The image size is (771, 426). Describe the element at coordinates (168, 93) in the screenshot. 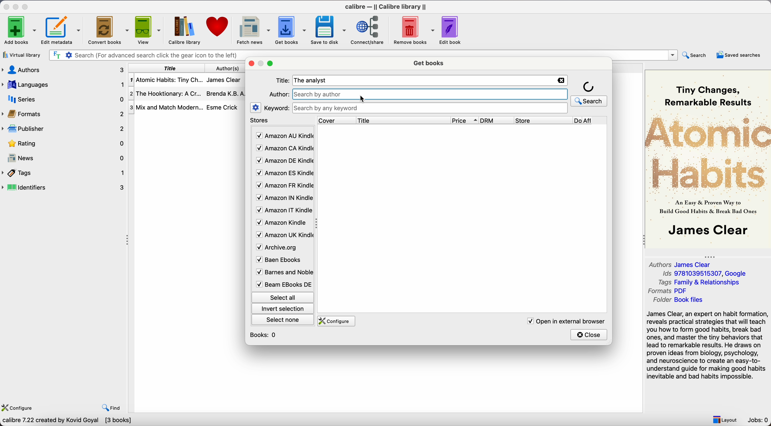

I see `The Hooktionary: A Cr...` at that location.